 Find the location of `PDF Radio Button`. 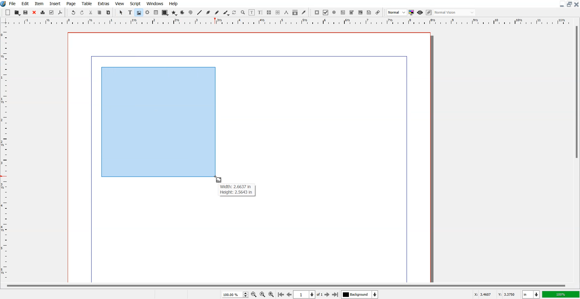

PDF Radio Button is located at coordinates (334, 12).